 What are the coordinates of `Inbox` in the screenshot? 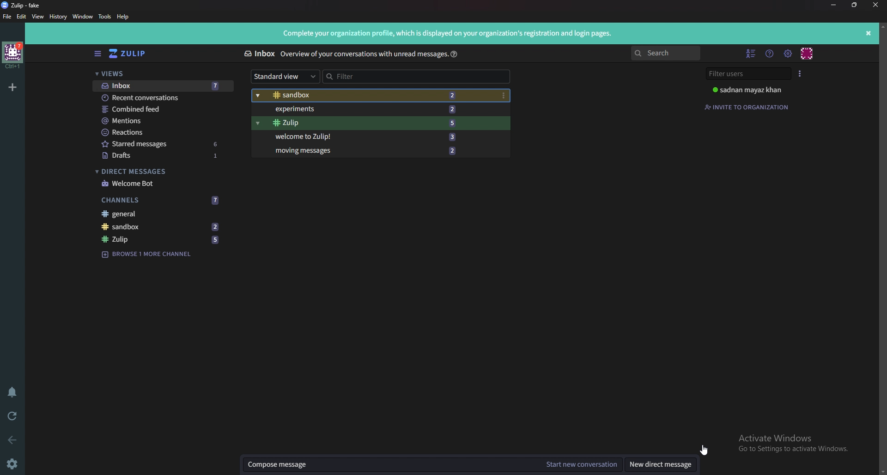 It's located at (259, 52).